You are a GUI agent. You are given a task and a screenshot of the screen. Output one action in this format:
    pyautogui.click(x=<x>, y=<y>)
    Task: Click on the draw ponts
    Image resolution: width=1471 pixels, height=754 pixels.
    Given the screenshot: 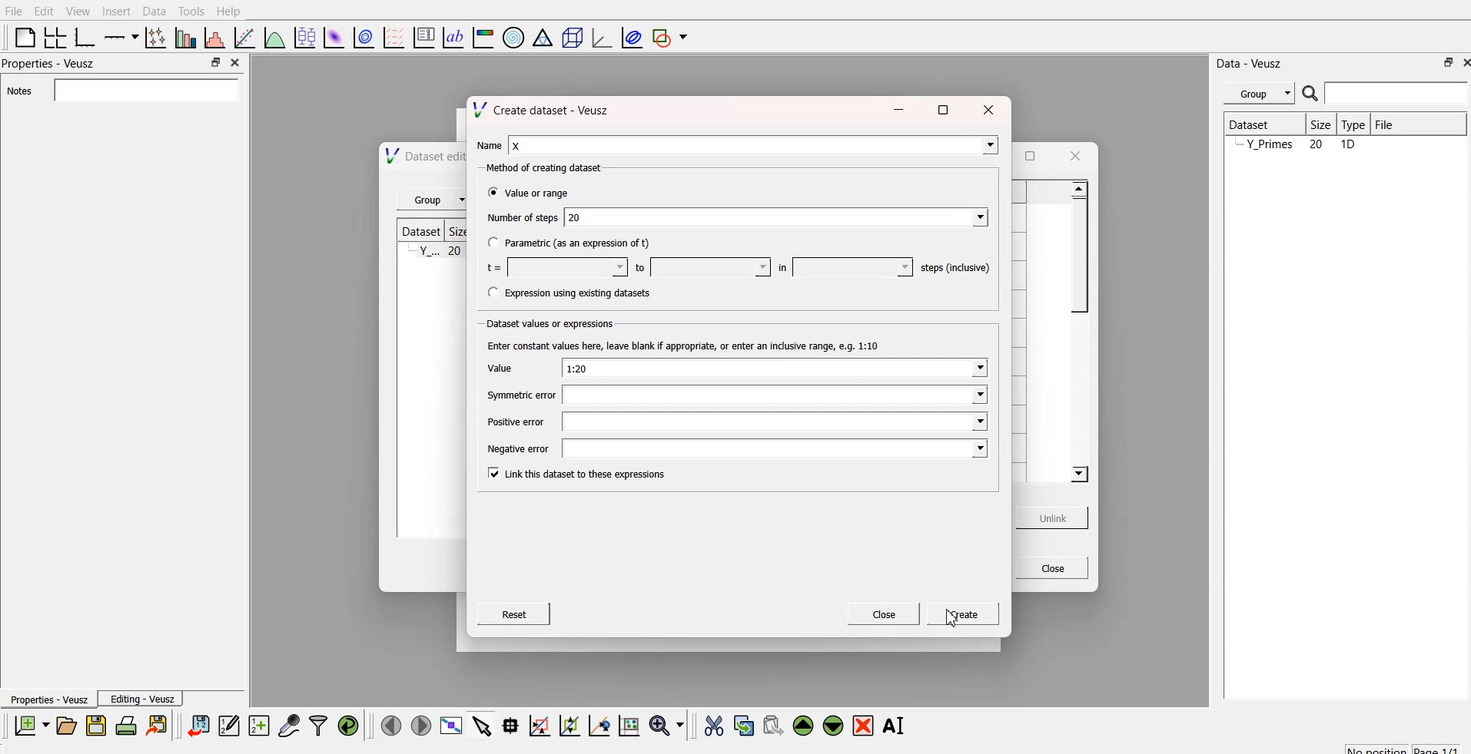 What is the action you would take?
    pyautogui.click(x=569, y=726)
    